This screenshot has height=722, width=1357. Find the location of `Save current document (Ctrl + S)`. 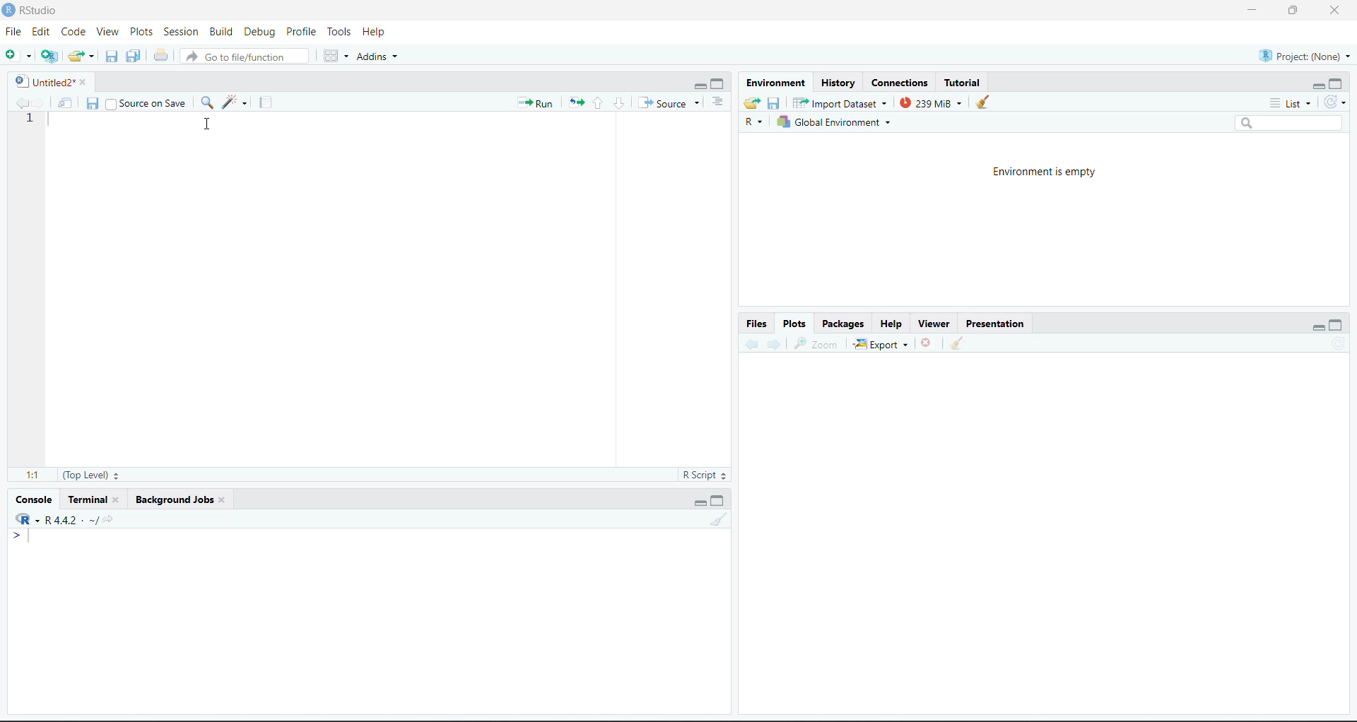

Save current document (Ctrl + S) is located at coordinates (111, 55).